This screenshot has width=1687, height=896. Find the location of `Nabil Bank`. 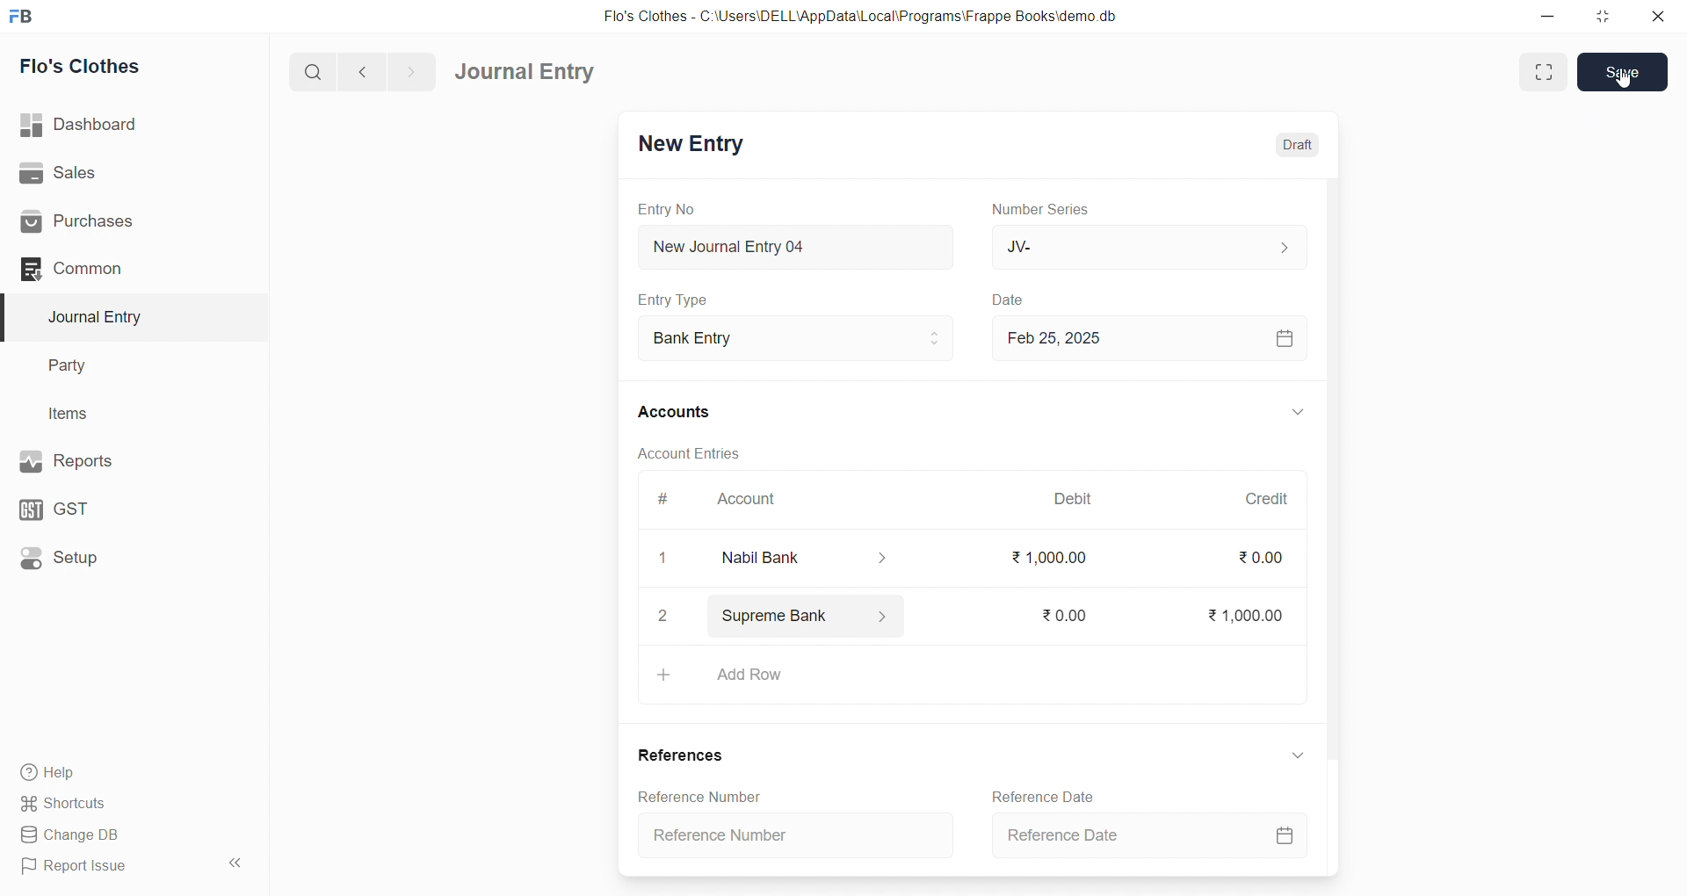

Nabil Bank is located at coordinates (795, 558).